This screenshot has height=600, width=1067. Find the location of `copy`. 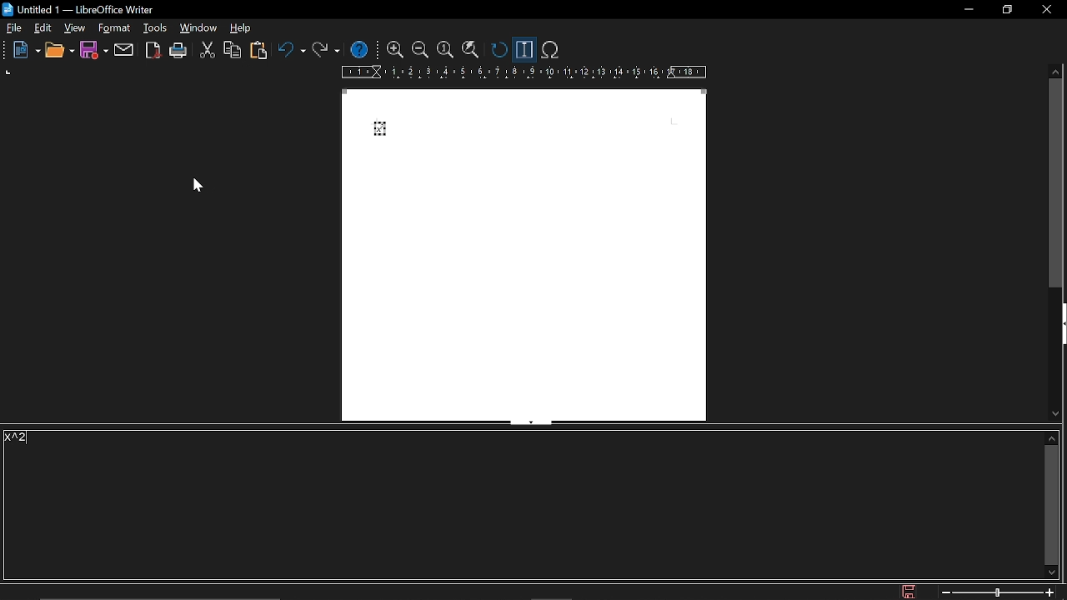

copy is located at coordinates (231, 50).